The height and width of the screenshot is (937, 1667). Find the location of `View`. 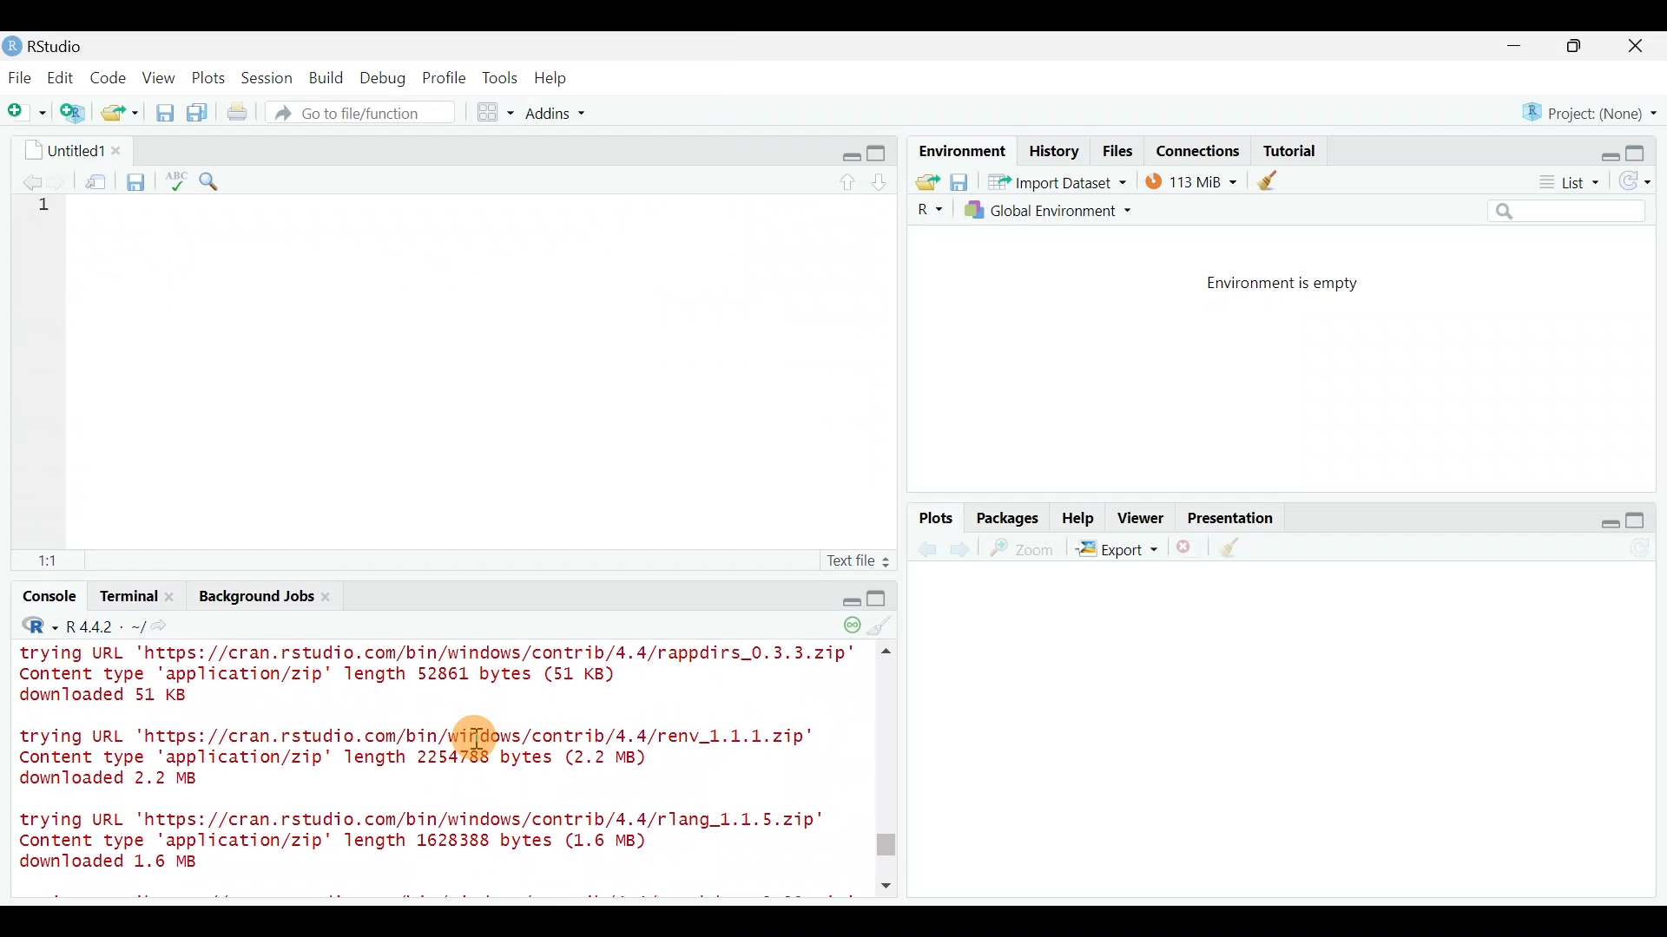

View is located at coordinates (161, 77).